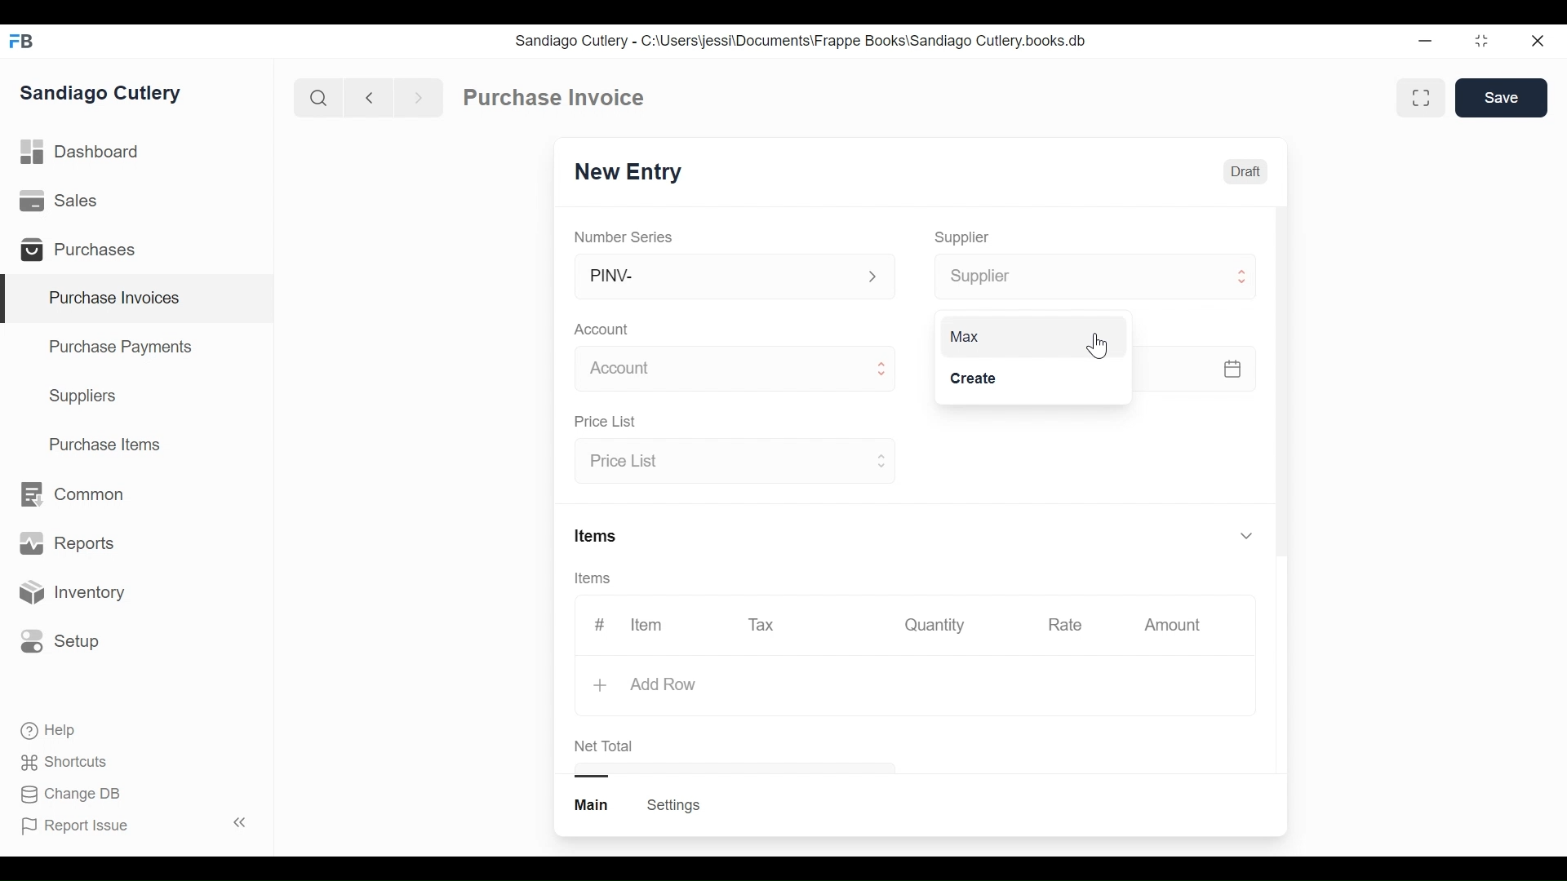 The image size is (1567, 881). What do you see at coordinates (70, 593) in the screenshot?
I see `Inventory` at bounding box center [70, 593].